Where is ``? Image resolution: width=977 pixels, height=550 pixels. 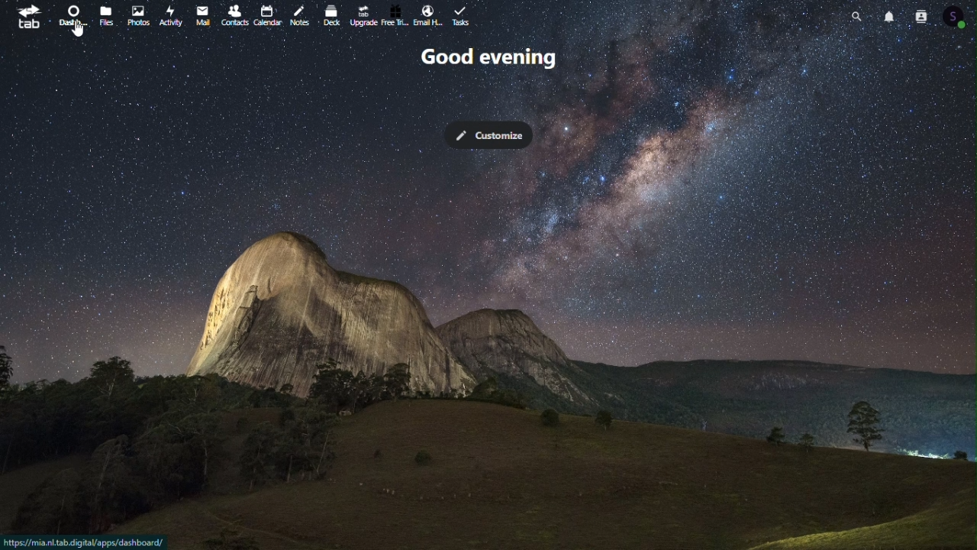  is located at coordinates (77, 29).